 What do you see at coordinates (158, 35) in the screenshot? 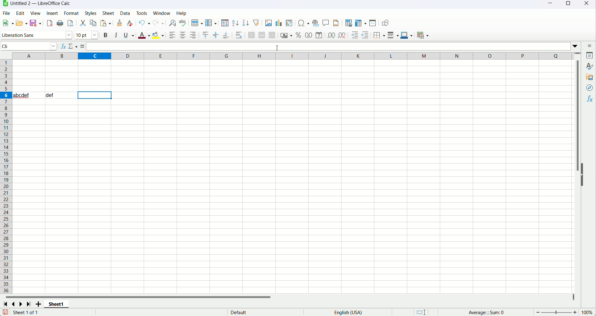
I see `background color` at bounding box center [158, 35].